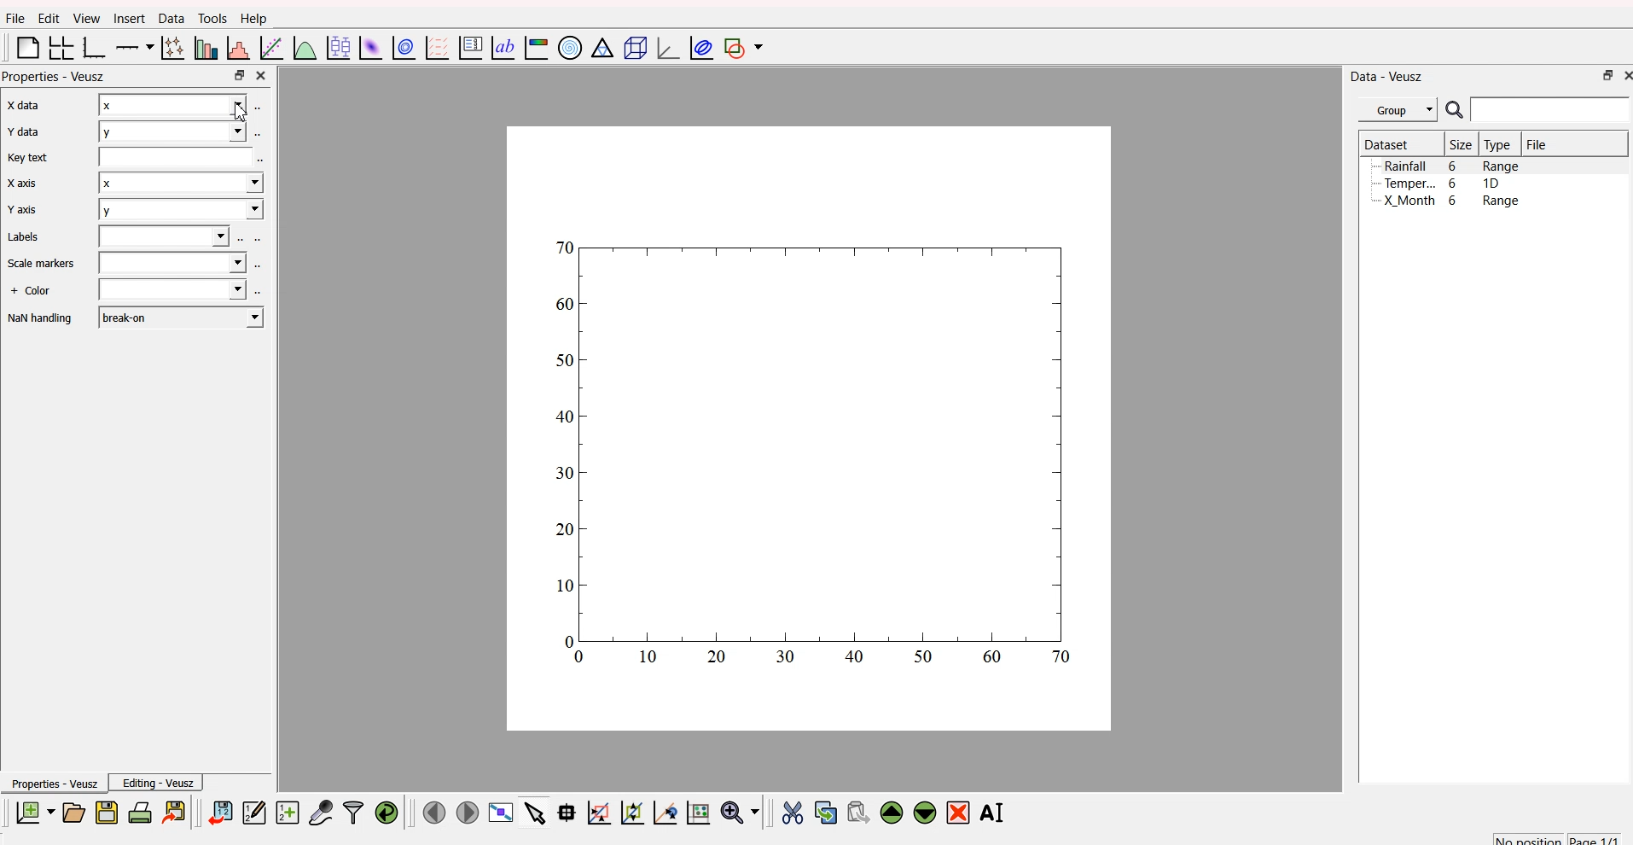  What do you see at coordinates (747, 49) in the screenshot?
I see `add shape to plot` at bounding box center [747, 49].